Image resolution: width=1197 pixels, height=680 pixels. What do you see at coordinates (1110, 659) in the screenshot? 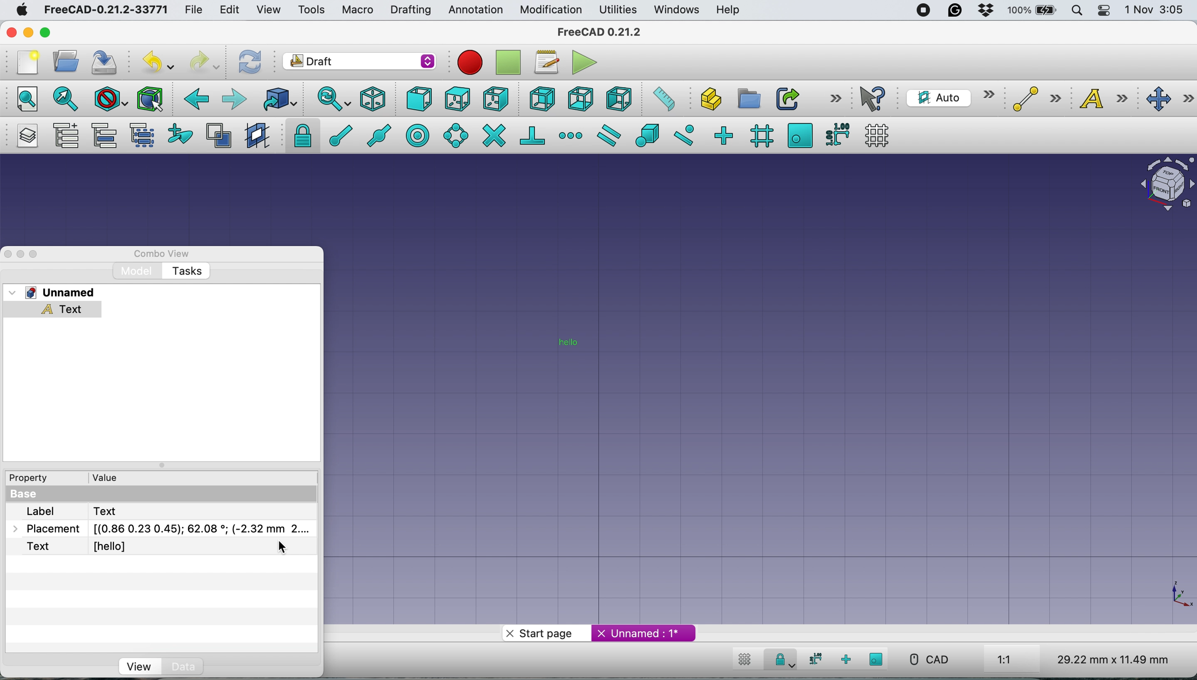
I see `dimensions` at bounding box center [1110, 659].